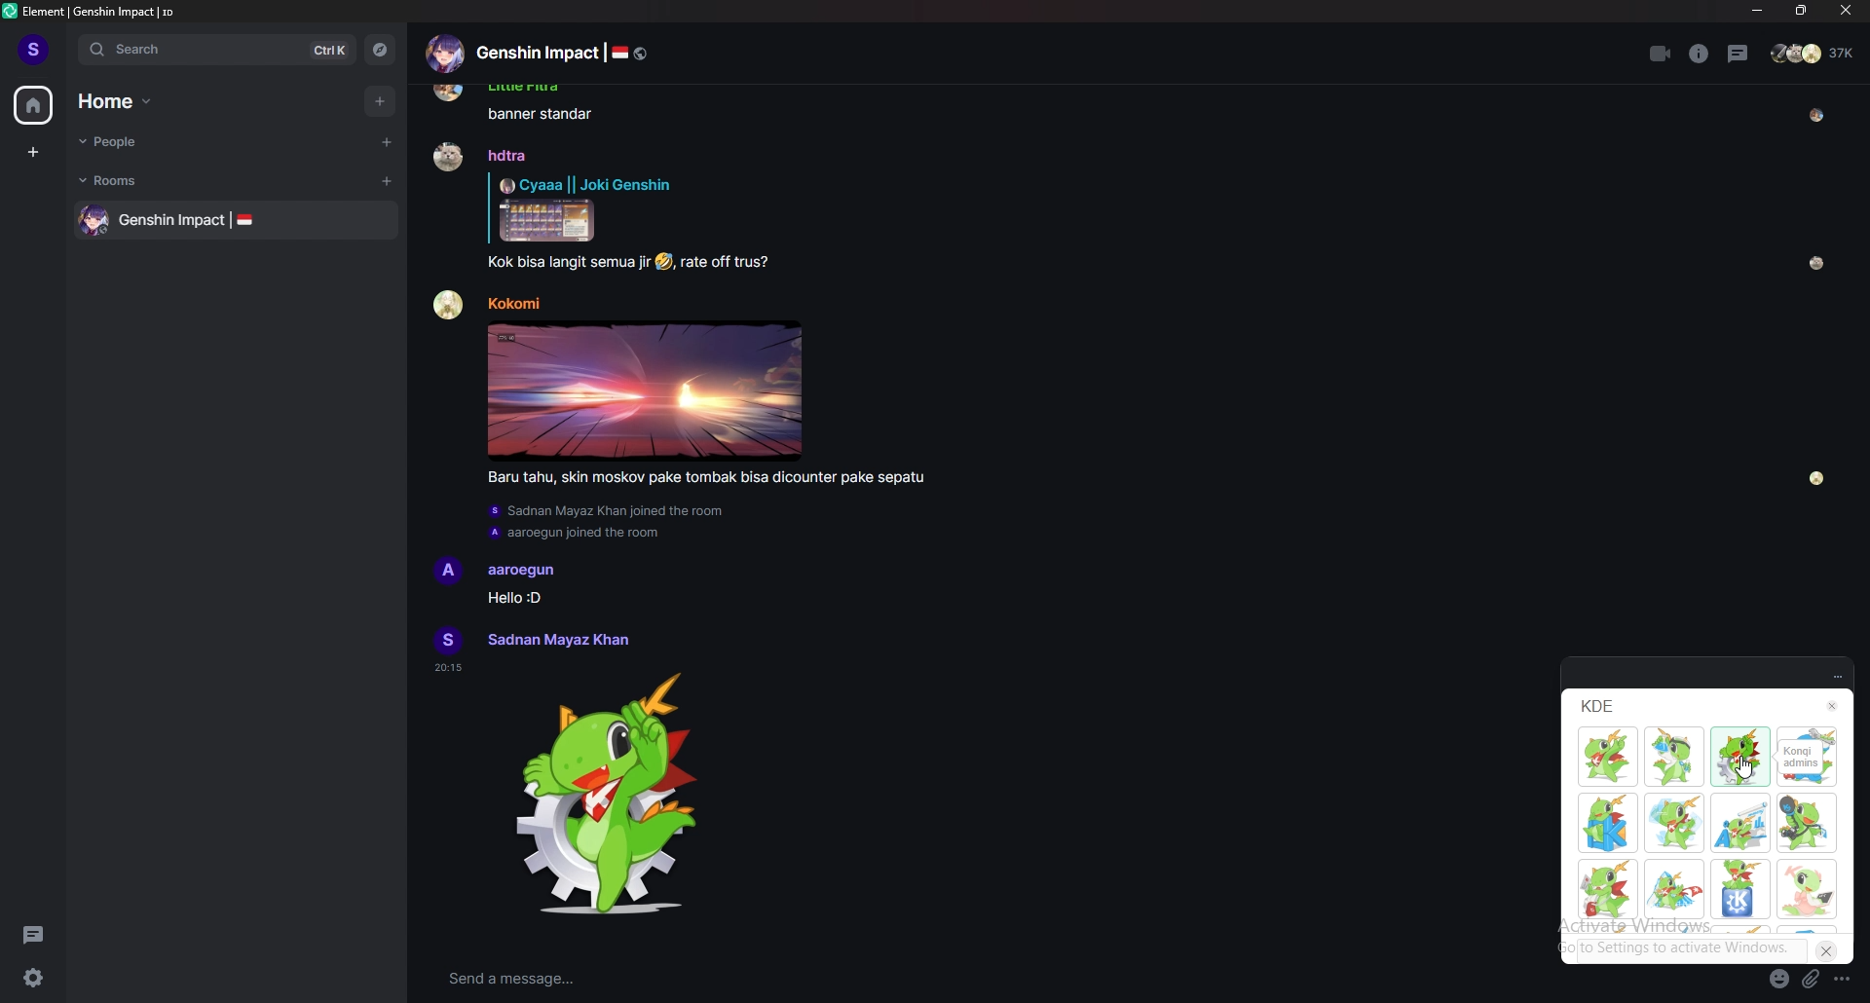 The image size is (1870, 1003). I want to click on resize, so click(1801, 11).